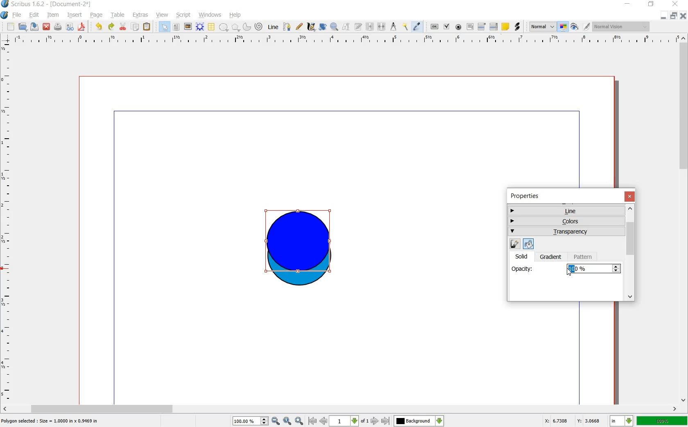  Describe the element at coordinates (345, 41) in the screenshot. I see `ruler` at that location.